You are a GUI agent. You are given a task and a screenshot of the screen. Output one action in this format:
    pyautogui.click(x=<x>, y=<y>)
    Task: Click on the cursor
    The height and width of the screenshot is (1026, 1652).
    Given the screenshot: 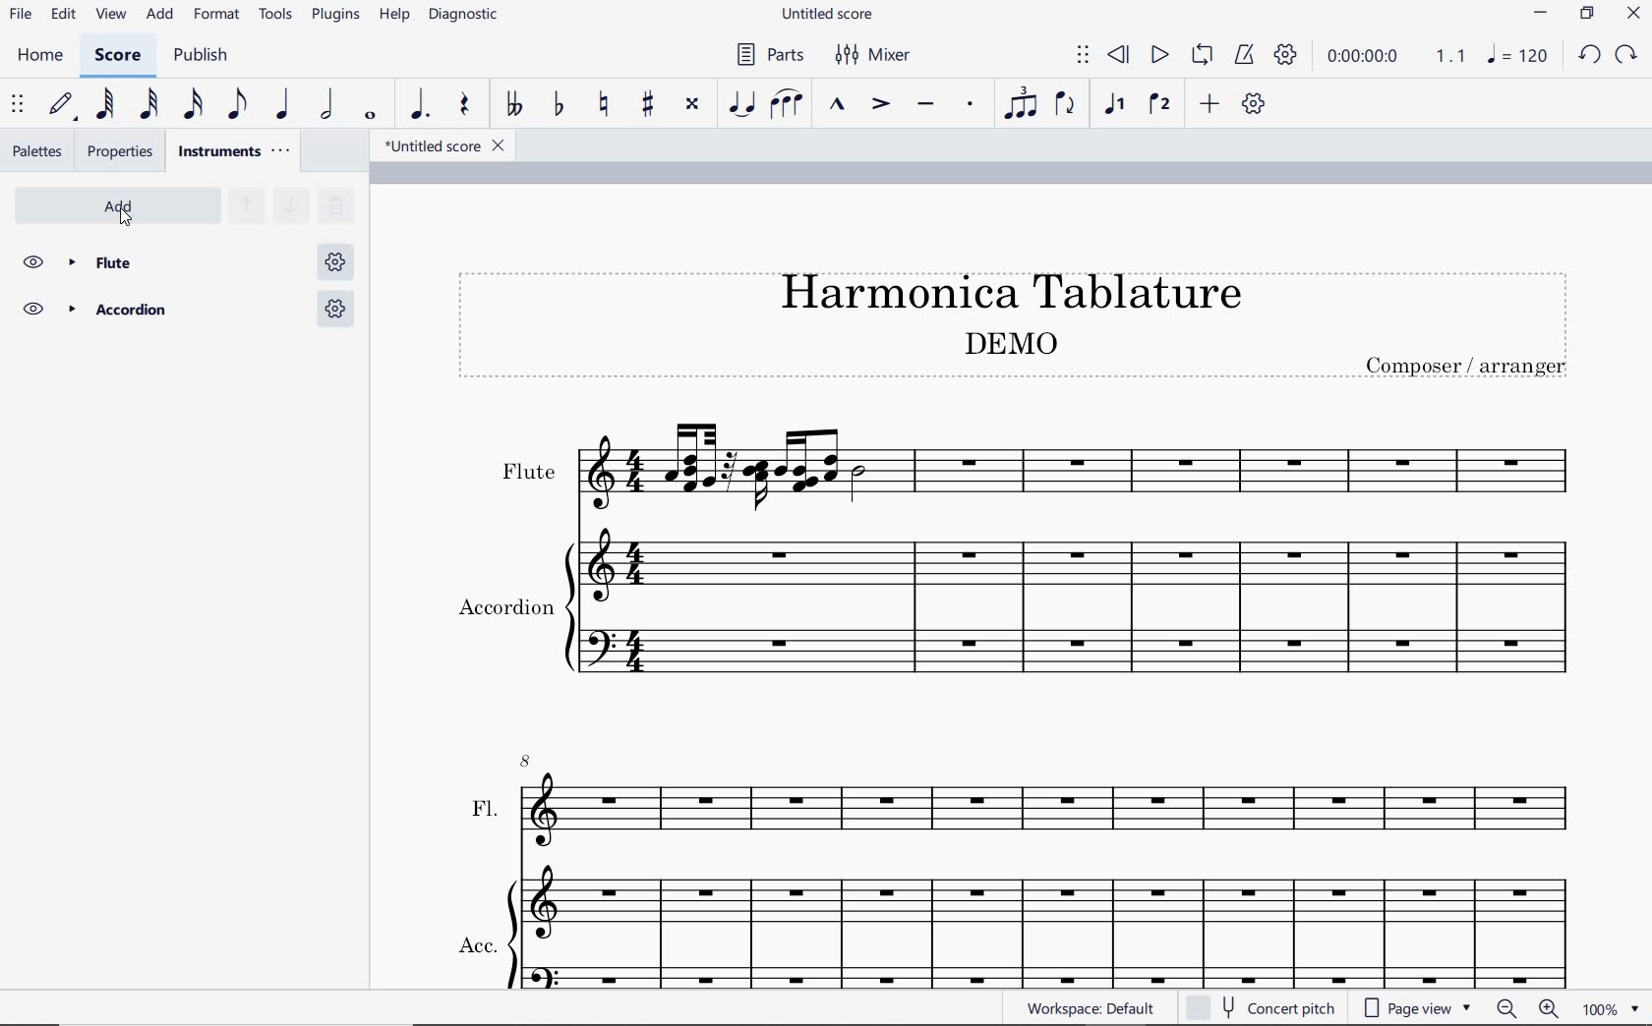 What is the action you would take?
    pyautogui.click(x=129, y=223)
    